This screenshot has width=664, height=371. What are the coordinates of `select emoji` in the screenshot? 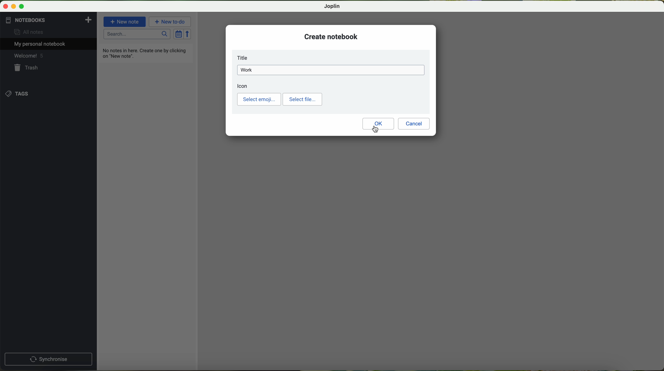 It's located at (259, 99).